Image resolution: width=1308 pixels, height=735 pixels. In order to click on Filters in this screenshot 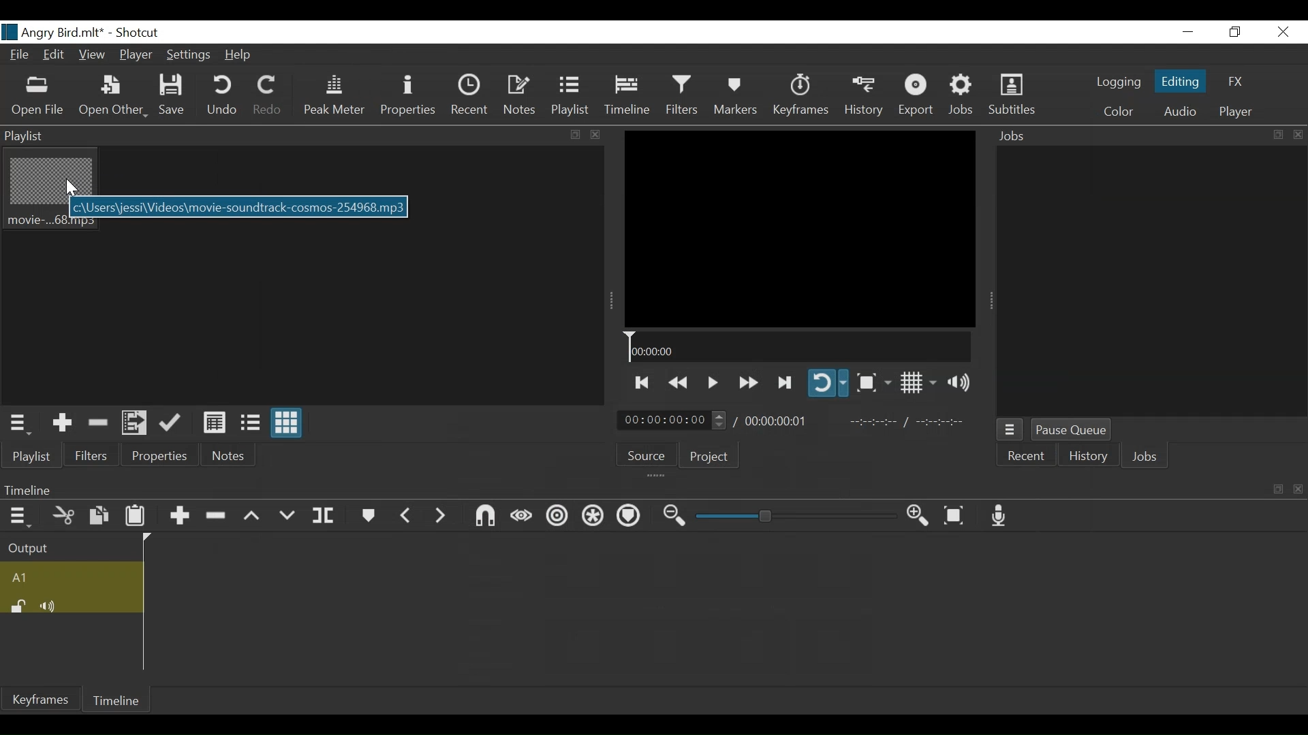, I will do `click(89, 455)`.